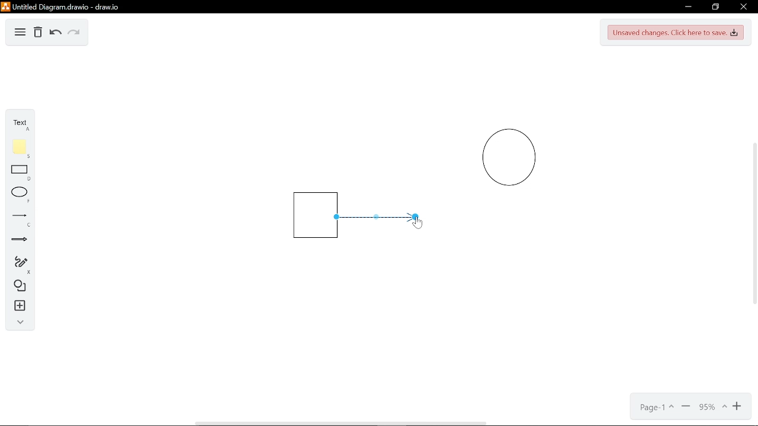  What do you see at coordinates (18, 218) in the screenshot?
I see `Line` at bounding box center [18, 218].